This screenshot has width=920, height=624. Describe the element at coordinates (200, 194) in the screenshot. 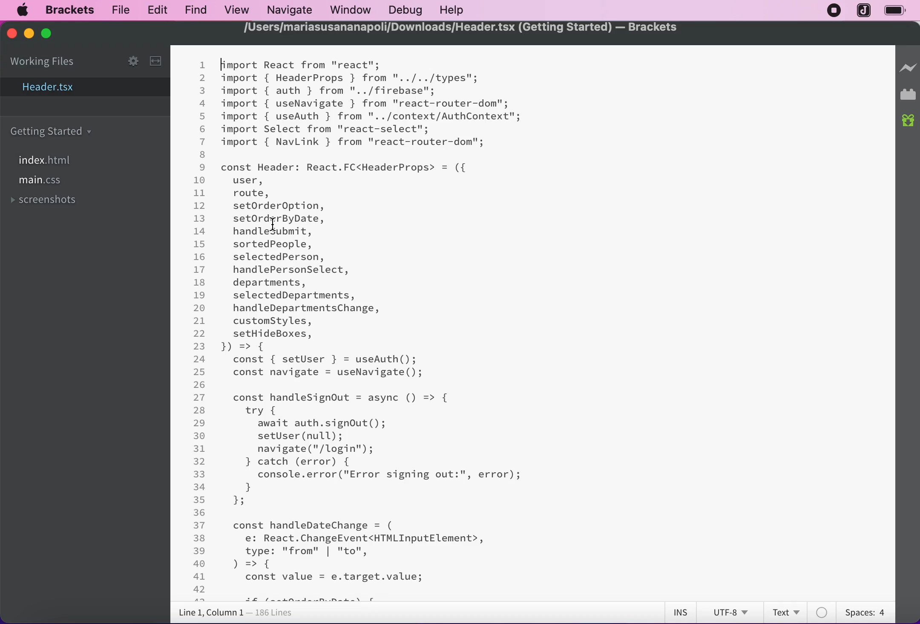

I see `11` at that location.